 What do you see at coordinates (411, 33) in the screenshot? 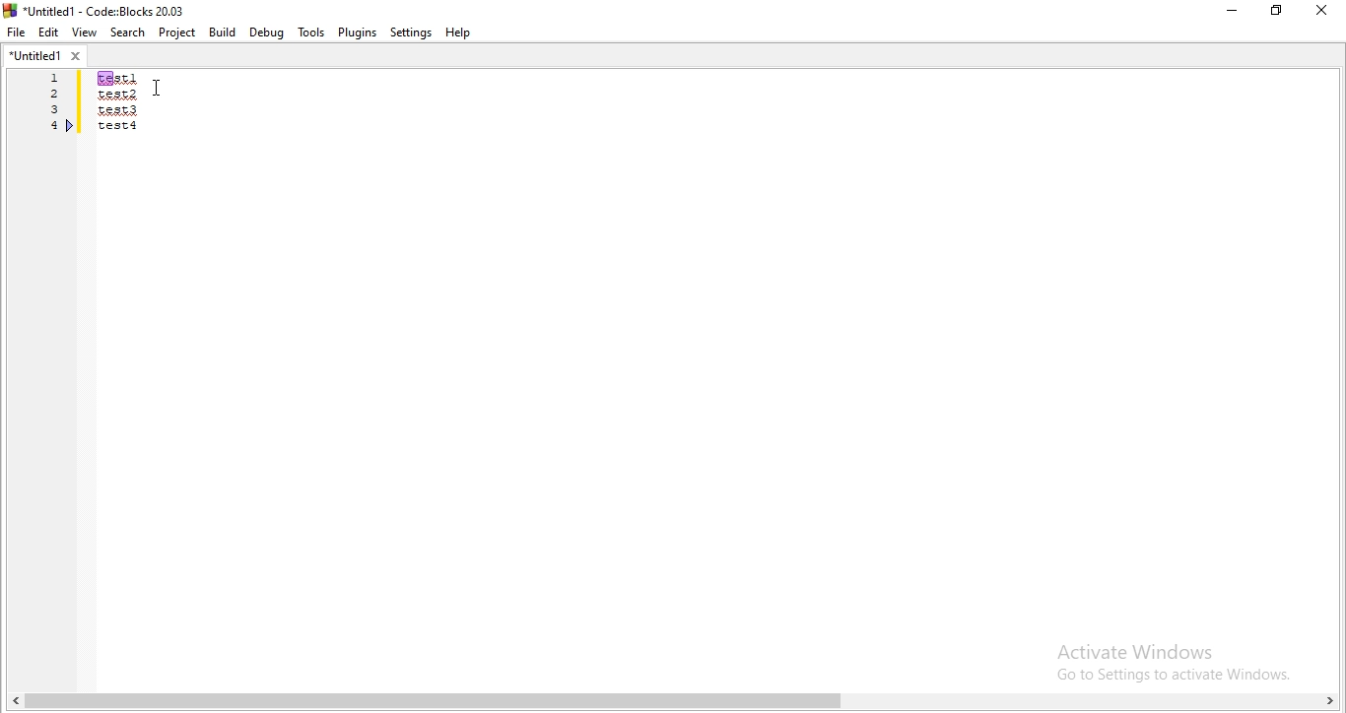
I see `Settings ` at bounding box center [411, 33].